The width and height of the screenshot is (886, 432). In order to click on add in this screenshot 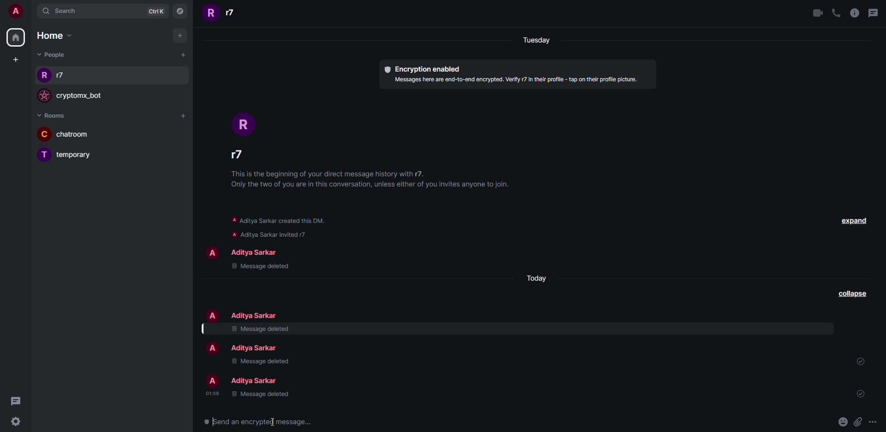, I will do `click(184, 116)`.